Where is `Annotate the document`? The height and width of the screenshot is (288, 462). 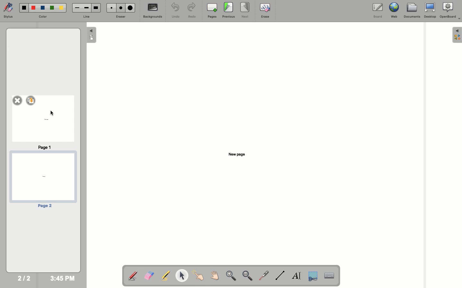
Annotate the document is located at coordinates (133, 276).